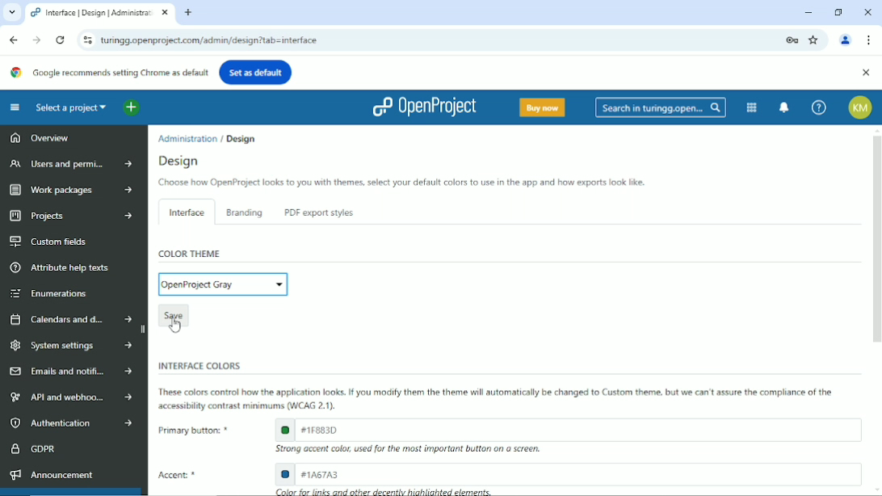 This screenshot has height=496, width=882. Describe the element at coordinates (191, 254) in the screenshot. I see `Color theme` at that location.